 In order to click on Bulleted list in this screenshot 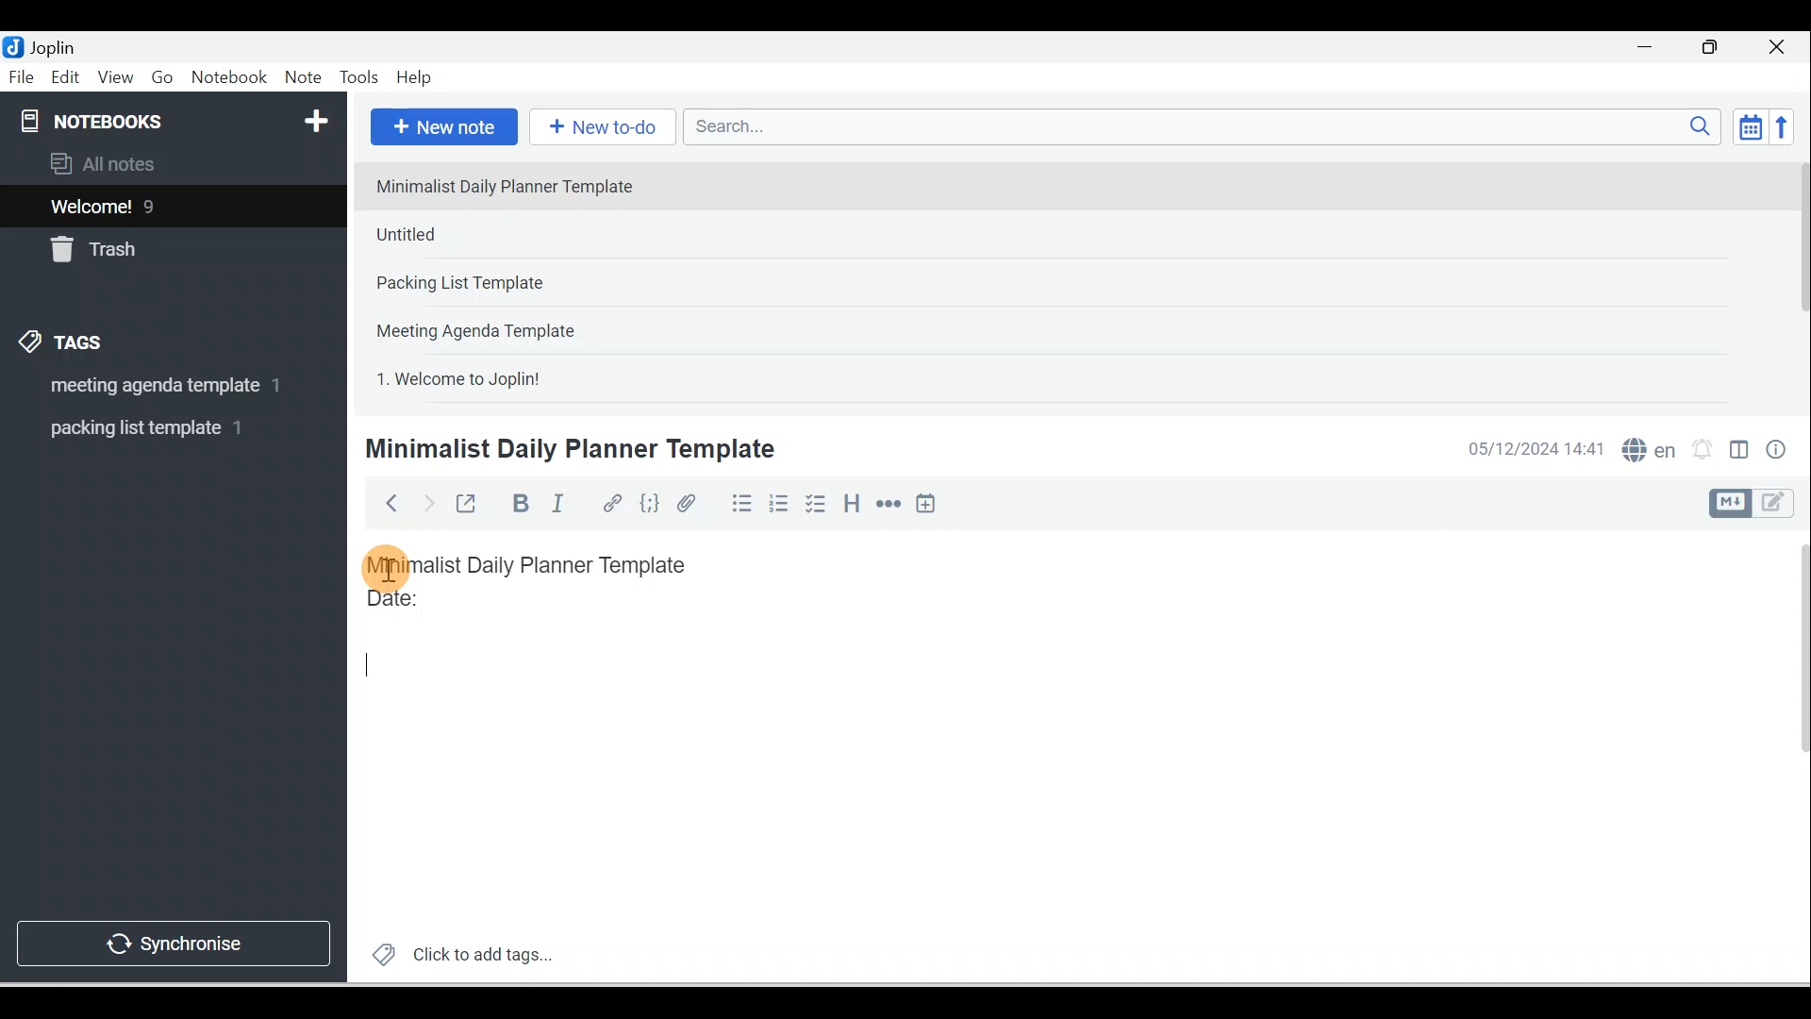, I will do `click(738, 503)`.